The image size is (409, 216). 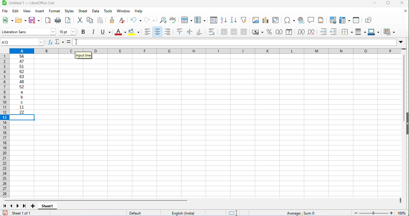 What do you see at coordinates (69, 11) in the screenshot?
I see `` at bounding box center [69, 11].